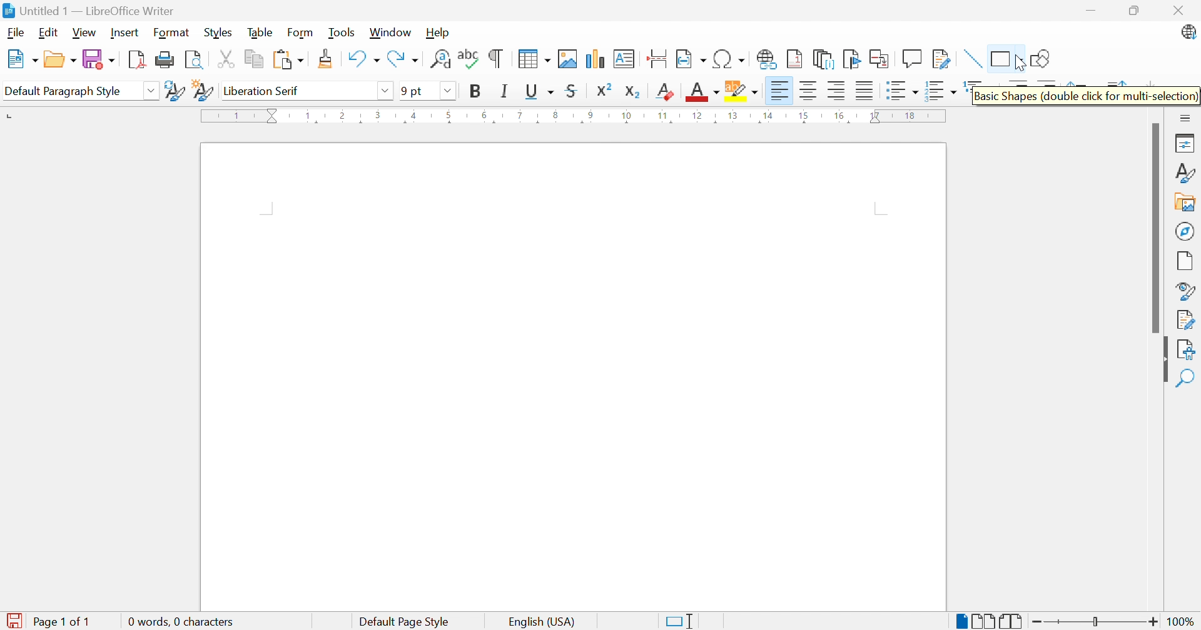 Image resolution: width=1201 pixels, height=630 pixels. I want to click on Style inspector, so click(1187, 292).